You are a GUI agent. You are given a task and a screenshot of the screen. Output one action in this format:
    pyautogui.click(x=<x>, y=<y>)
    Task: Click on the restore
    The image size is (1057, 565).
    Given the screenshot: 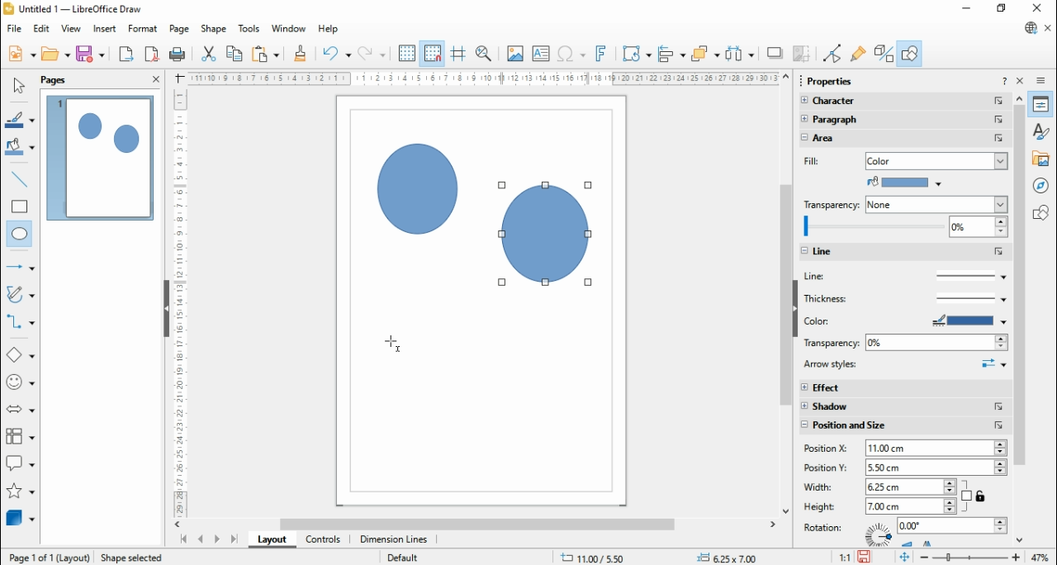 What is the action you would take?
    pyautogui.click(x=1002, y=9)
    